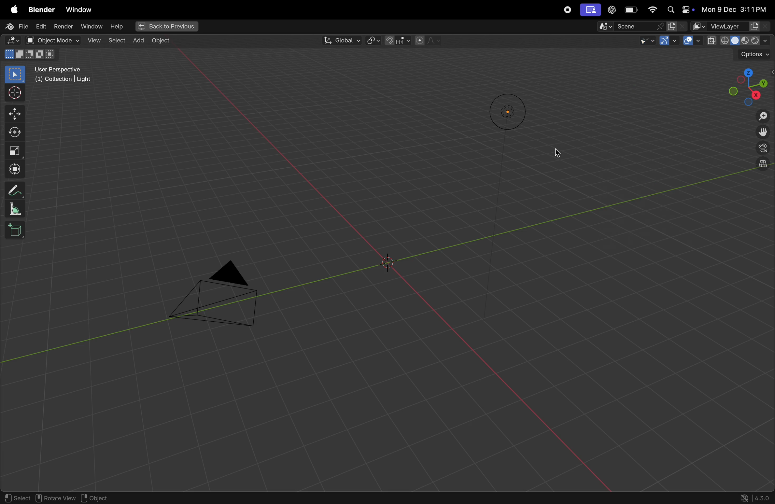  What do you see at coordinates (754, 54) in the screenshot?
I see `options` at bounding box center [754, 54].